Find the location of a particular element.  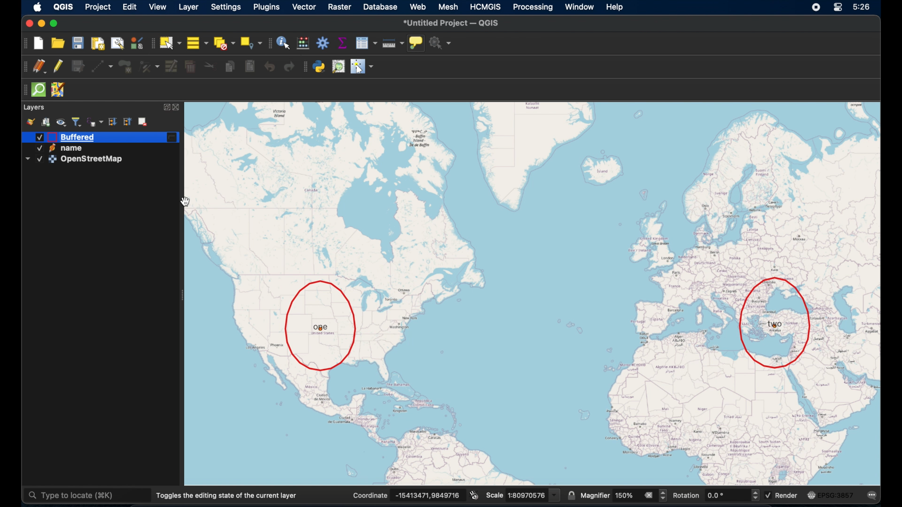

switches mouse to a configurable pointer is located at coordinates (362, 67).